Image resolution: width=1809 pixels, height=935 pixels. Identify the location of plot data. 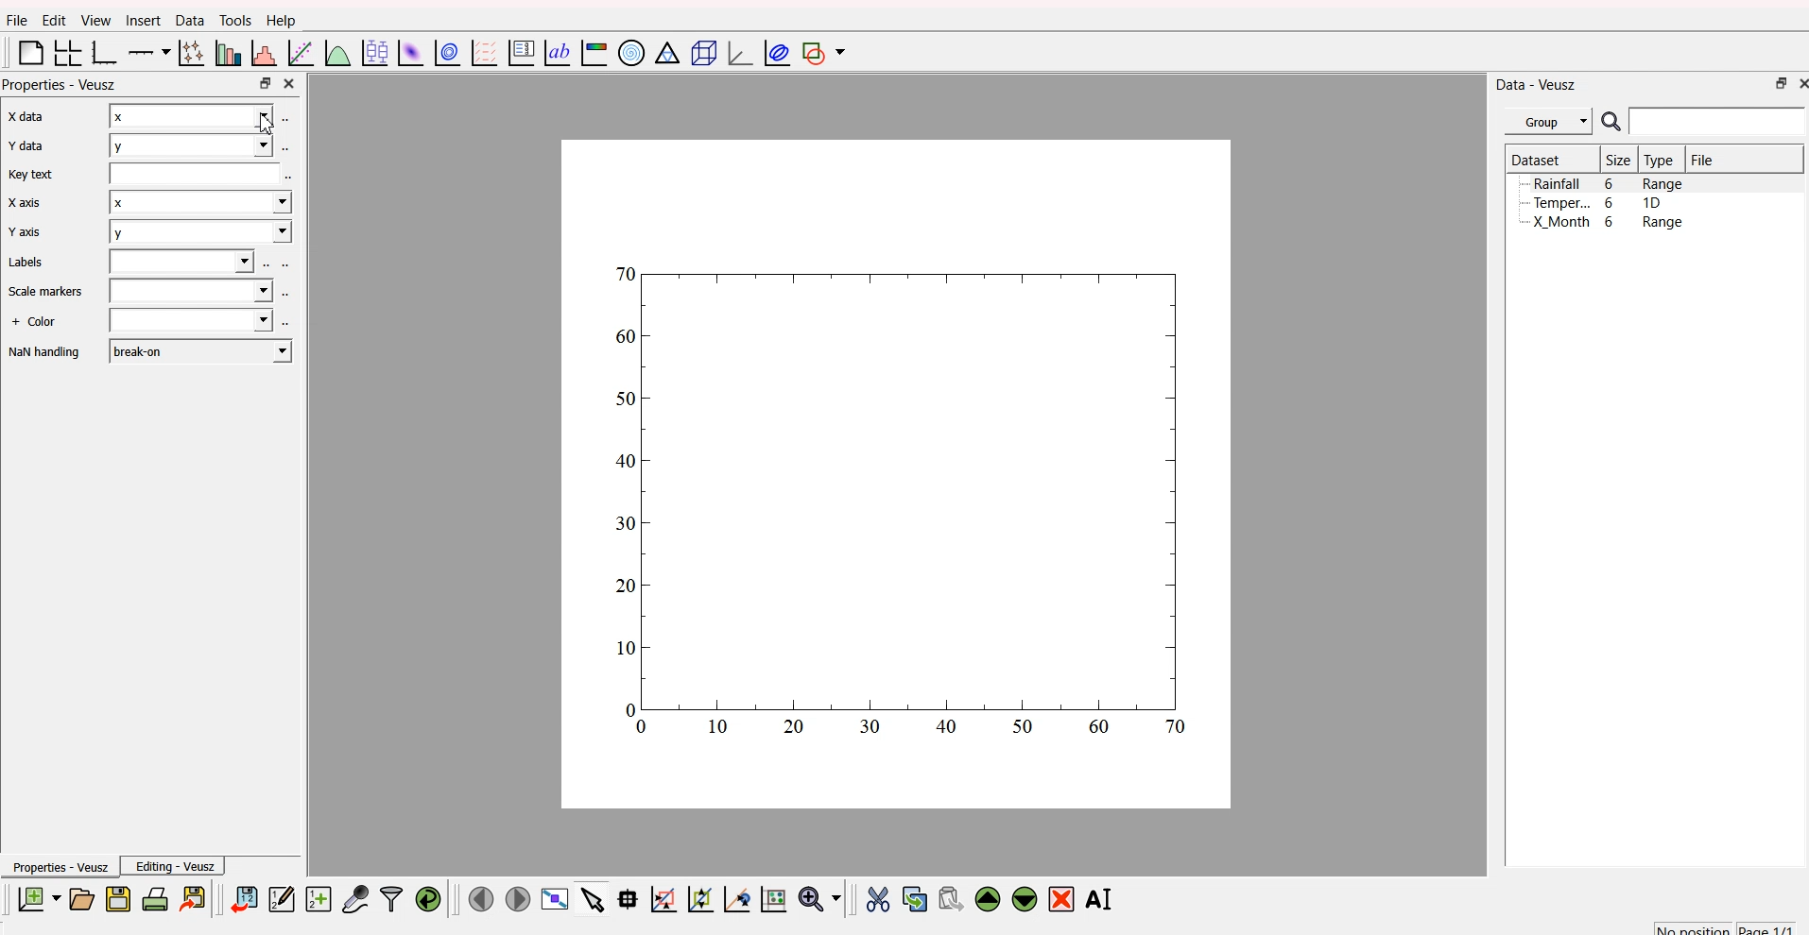
(445, 53).